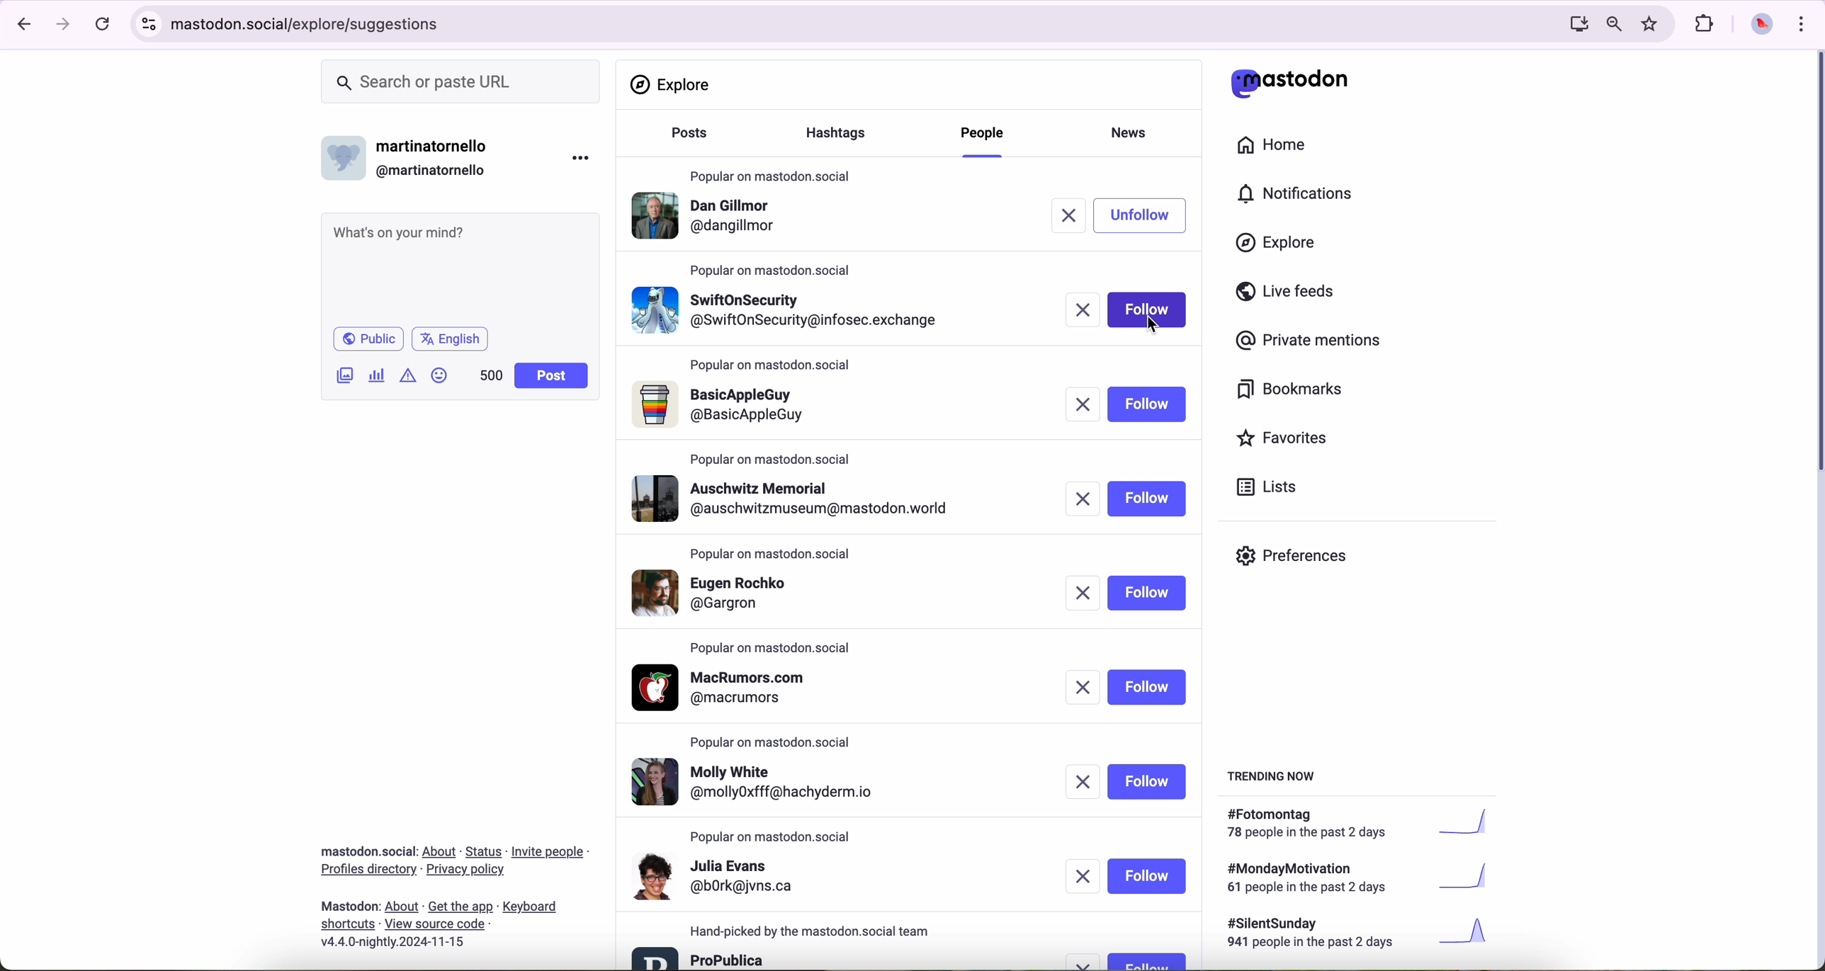 Image resolution: width=1825 pixels, height=971 pixels. Describe the element at coordinates (1573, 23) in the screenshot. I see `computer` at that location.